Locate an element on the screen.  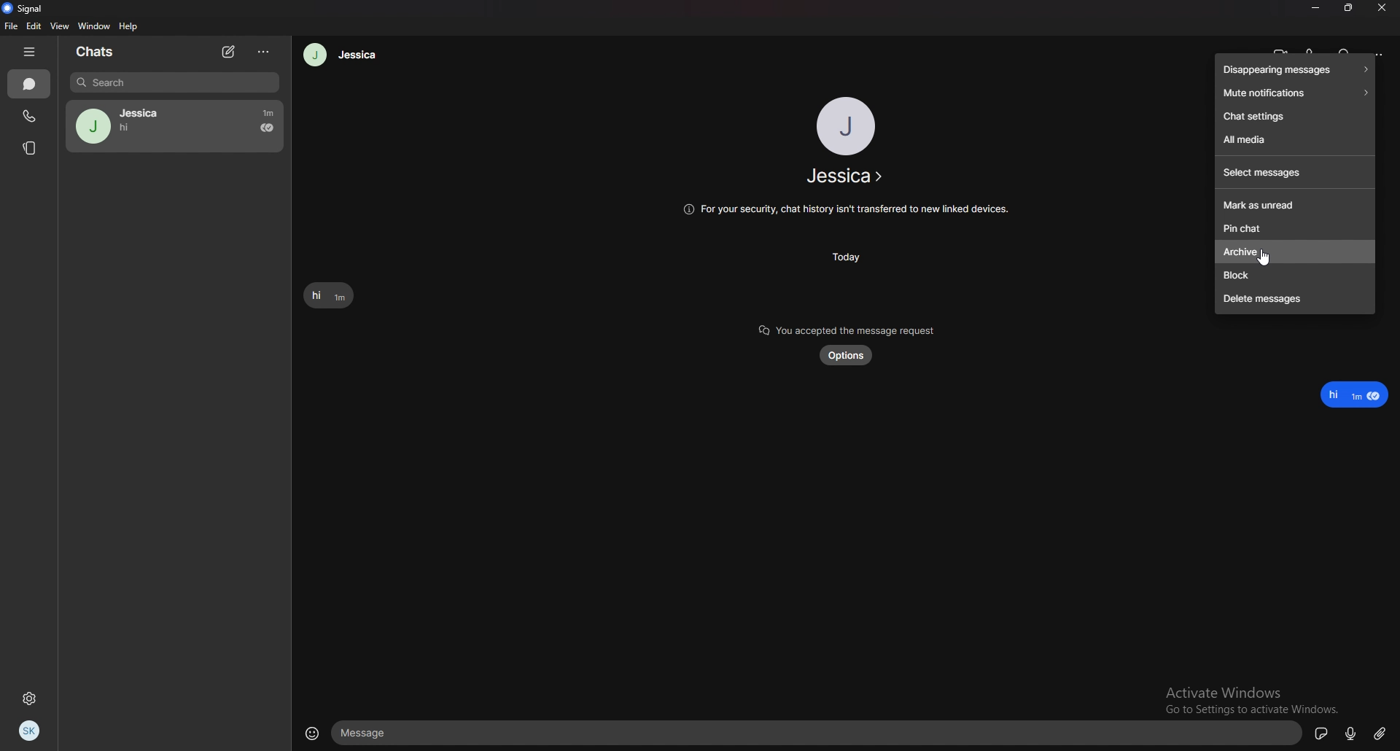
call is located at coordinates (1314, 48).